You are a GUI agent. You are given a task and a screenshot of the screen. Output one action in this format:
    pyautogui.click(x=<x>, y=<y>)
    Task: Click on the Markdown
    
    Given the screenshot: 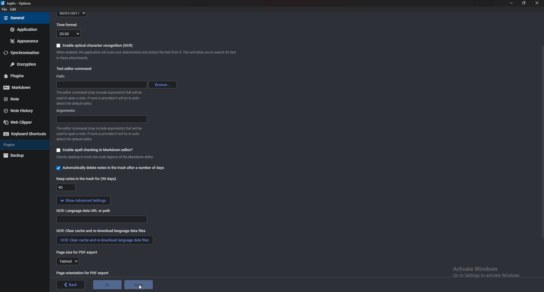 What is the action you would take?
    pyautogui.click(x=21, y=87)
    